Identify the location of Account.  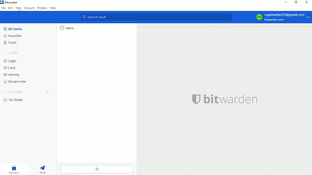
(283, 17).